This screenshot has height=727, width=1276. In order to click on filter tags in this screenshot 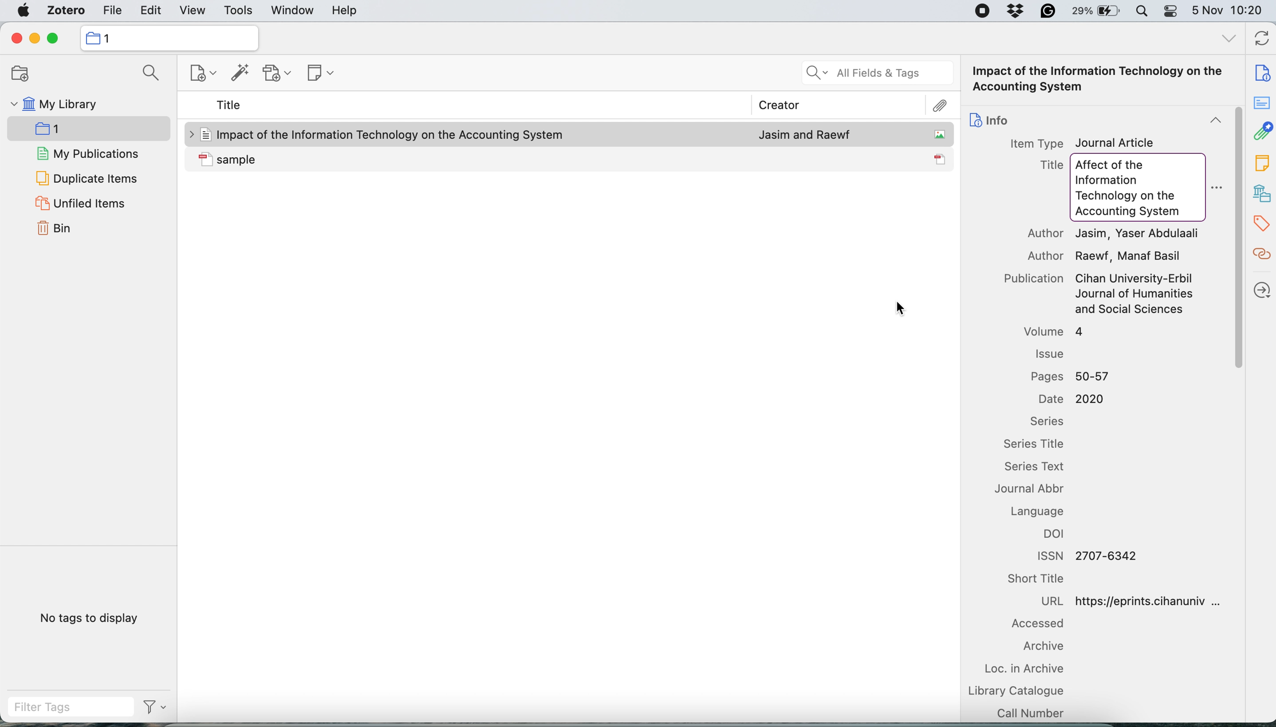, I will do `click(72, 708)`.